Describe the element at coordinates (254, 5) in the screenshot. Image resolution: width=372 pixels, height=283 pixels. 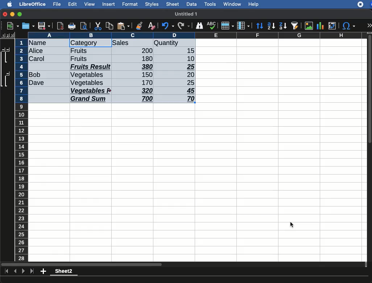
I see `help` at that location.